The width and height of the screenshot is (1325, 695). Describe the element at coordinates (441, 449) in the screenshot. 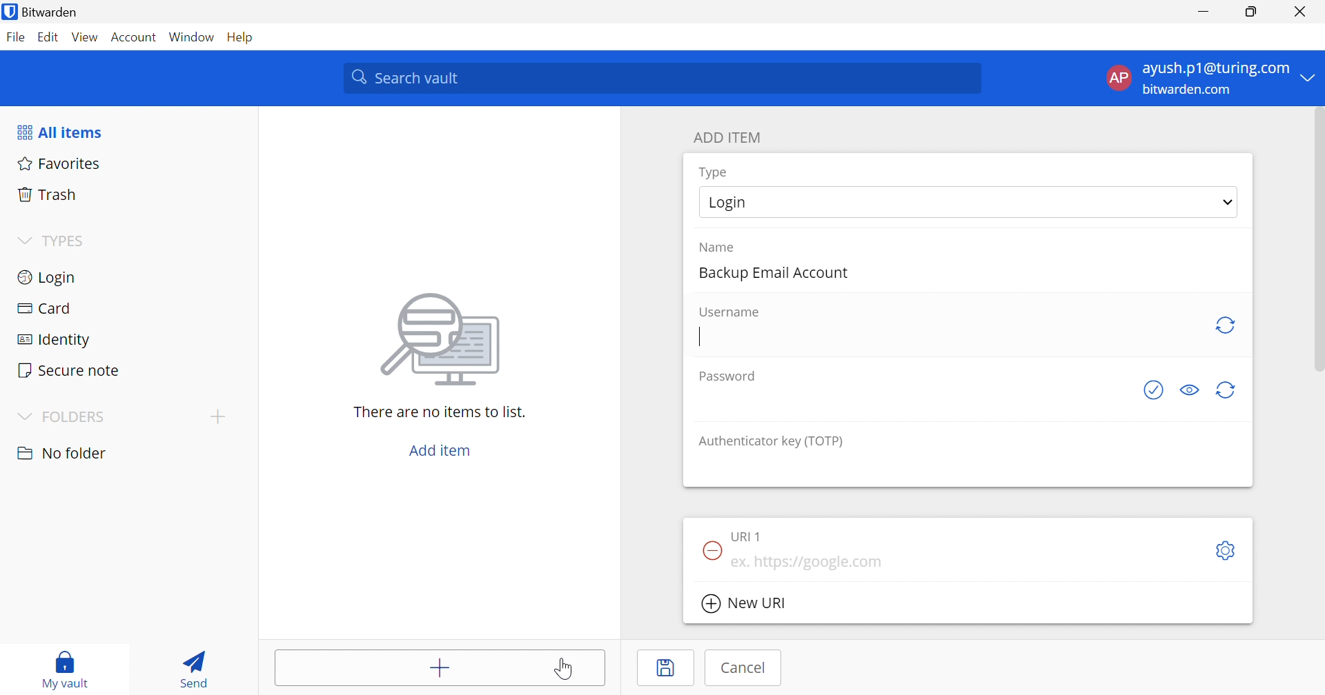

I see `Add item` at that location.